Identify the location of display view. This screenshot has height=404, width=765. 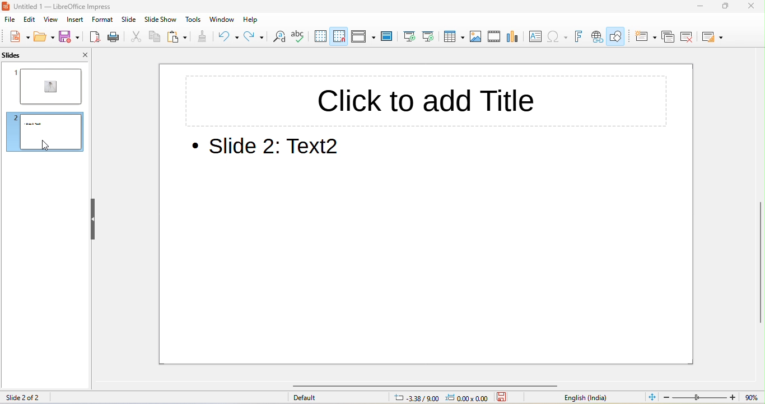
(363, 36).